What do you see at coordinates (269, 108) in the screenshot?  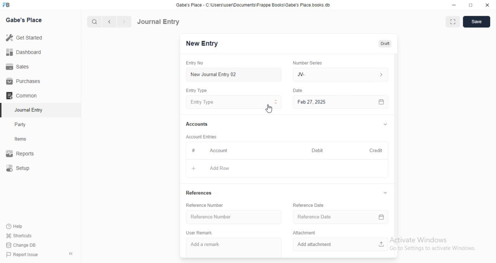 I see `cursor` at bounding box center [269, 108].